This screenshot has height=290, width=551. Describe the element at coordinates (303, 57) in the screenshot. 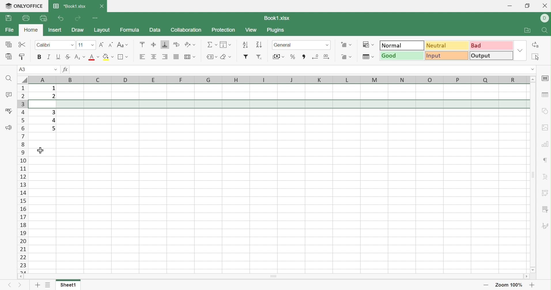

I see `Comma style` at that location.